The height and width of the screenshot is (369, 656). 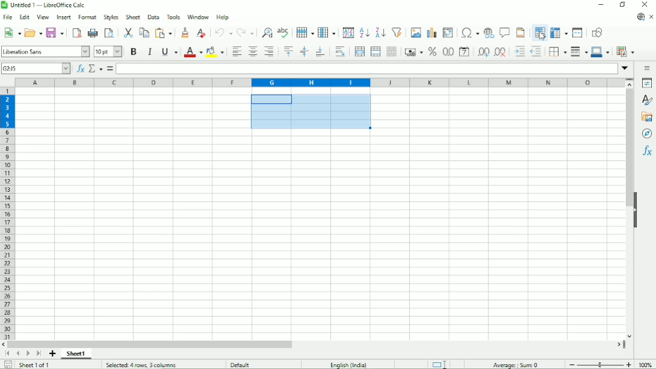 I want to click on Clear direct formatting, so click(x=201, y=34).